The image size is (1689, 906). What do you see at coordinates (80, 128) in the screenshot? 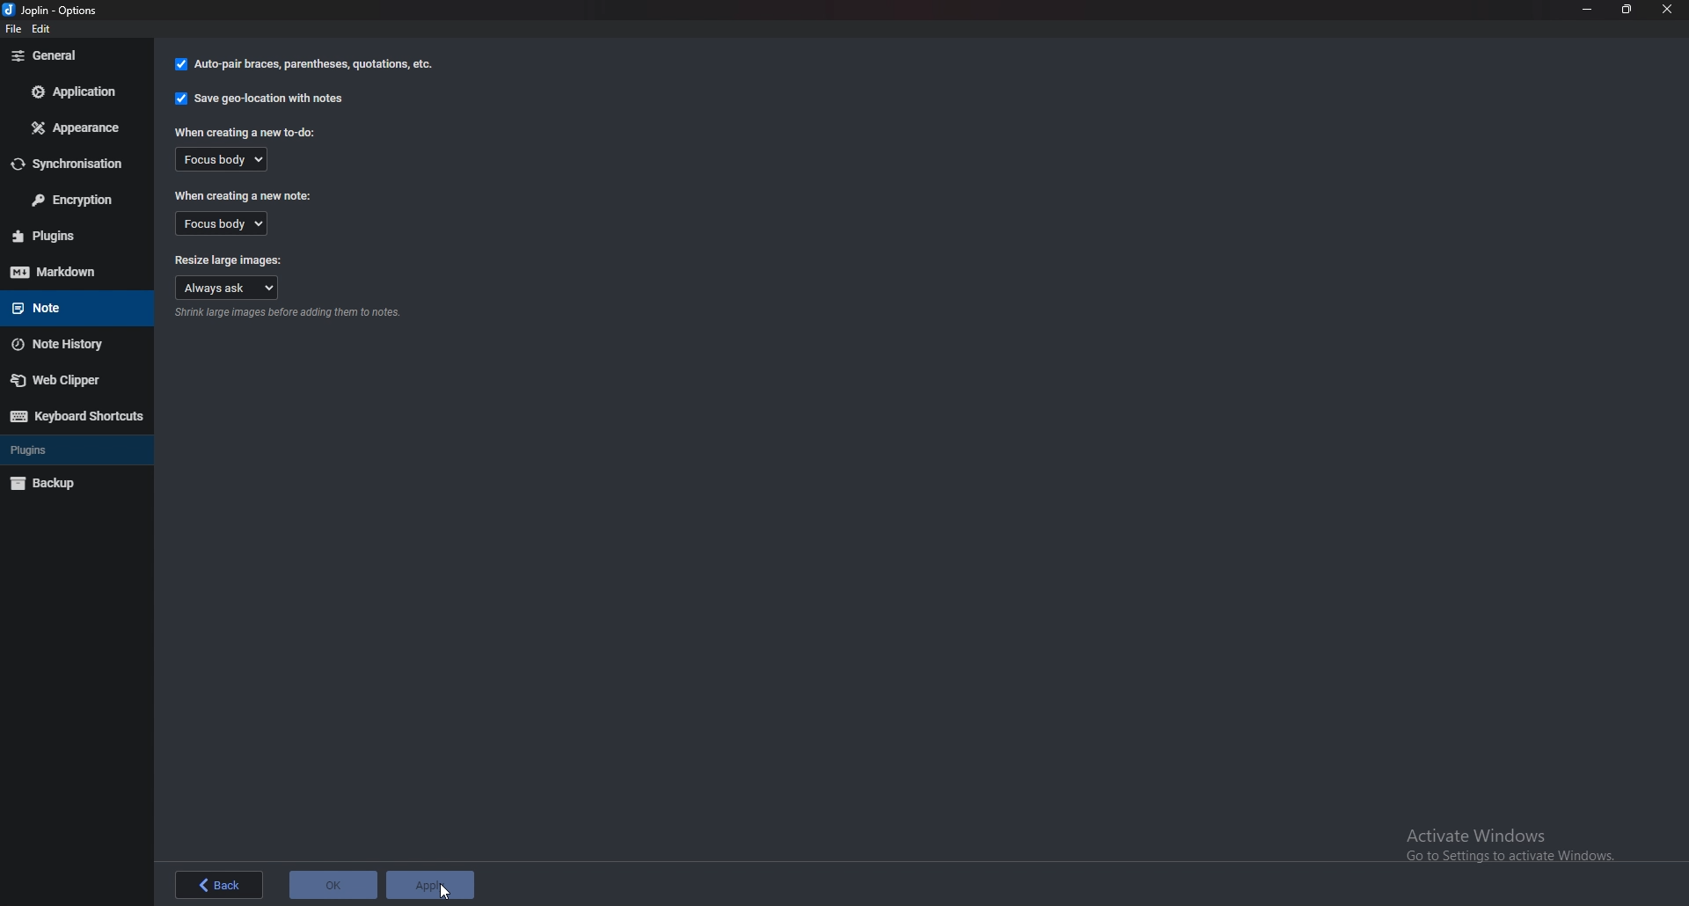
I see `Appearance` at bounding box center [80, 128].